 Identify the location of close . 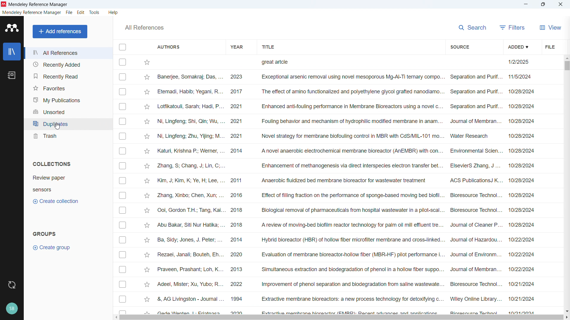
(559, 4).